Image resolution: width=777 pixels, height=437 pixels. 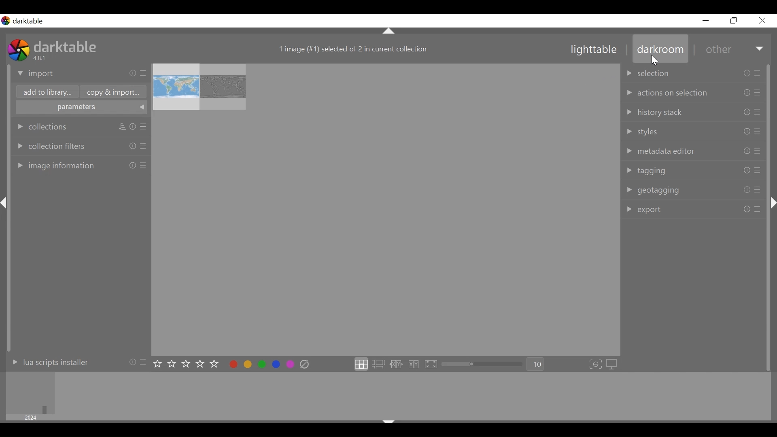 What do you see at coordinates (81, 164) in the screenshot?
I see `Image information` at bounding box center [81, 164].